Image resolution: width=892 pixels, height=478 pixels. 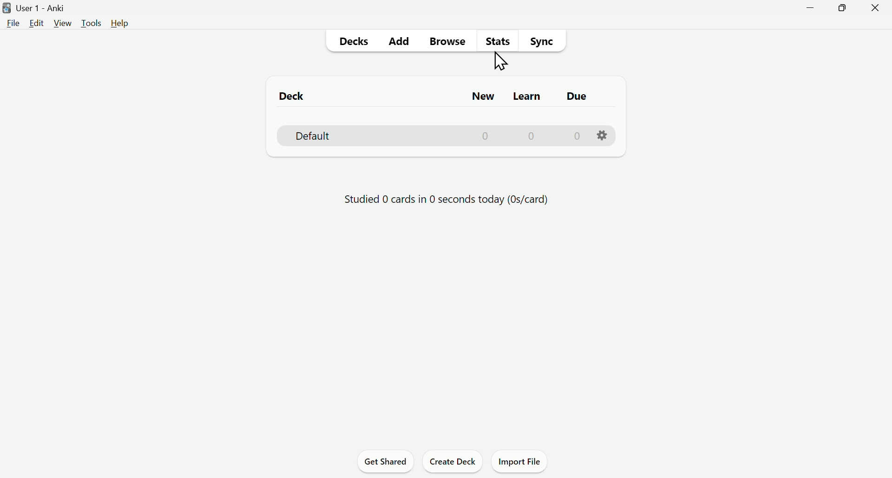 I want to click on Create Deck, so click(x=456, y=463).